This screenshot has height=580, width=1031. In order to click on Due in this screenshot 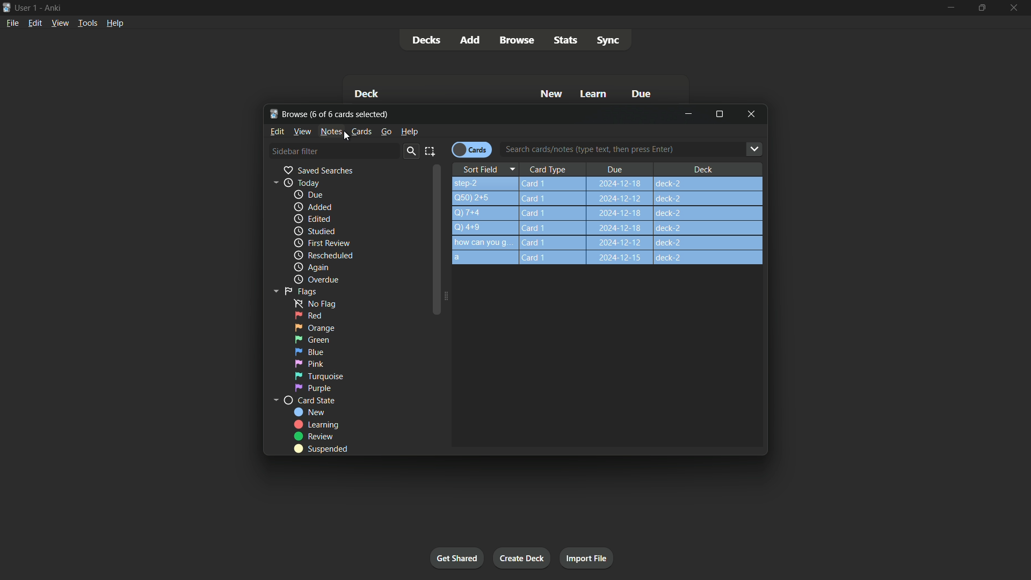, I will do `click(640, 93)`.